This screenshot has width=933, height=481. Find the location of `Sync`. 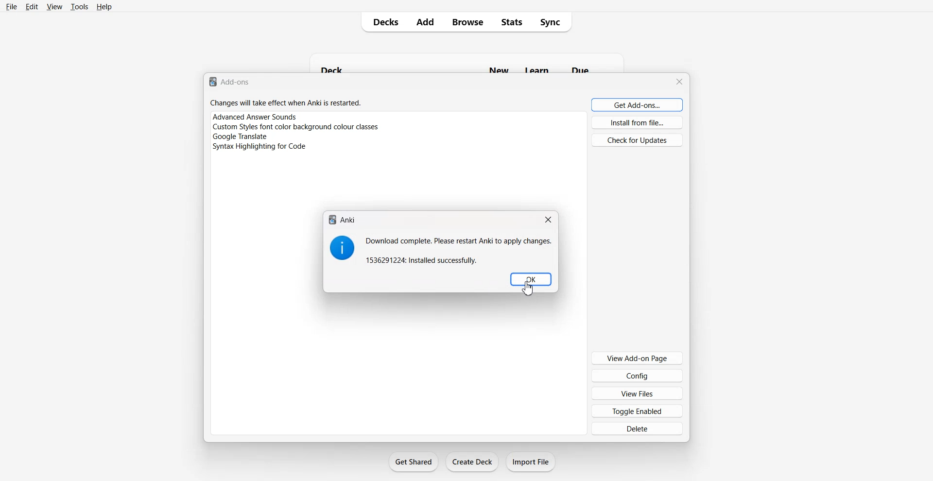

Sync is located at coordinates (553, 22).